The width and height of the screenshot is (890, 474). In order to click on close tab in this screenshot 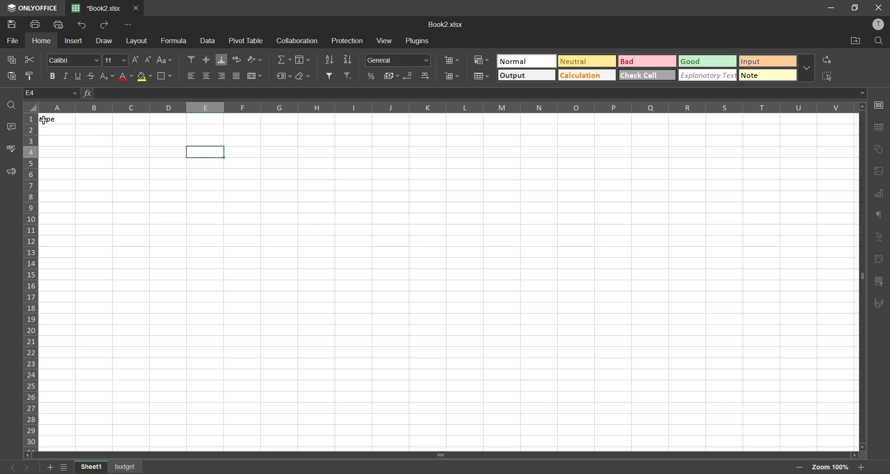, I will do `click(134, 9)`.